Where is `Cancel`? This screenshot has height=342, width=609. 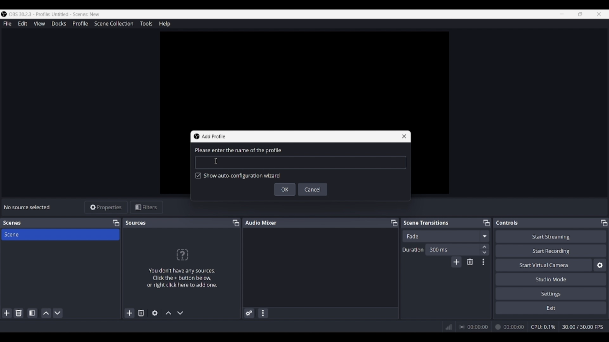
Cancel is located at coordinates (313, 189).